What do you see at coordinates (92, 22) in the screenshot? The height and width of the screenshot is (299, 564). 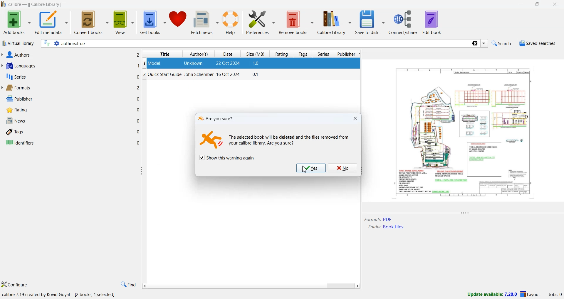 I see `convert books` at bounding box center [92, 22].